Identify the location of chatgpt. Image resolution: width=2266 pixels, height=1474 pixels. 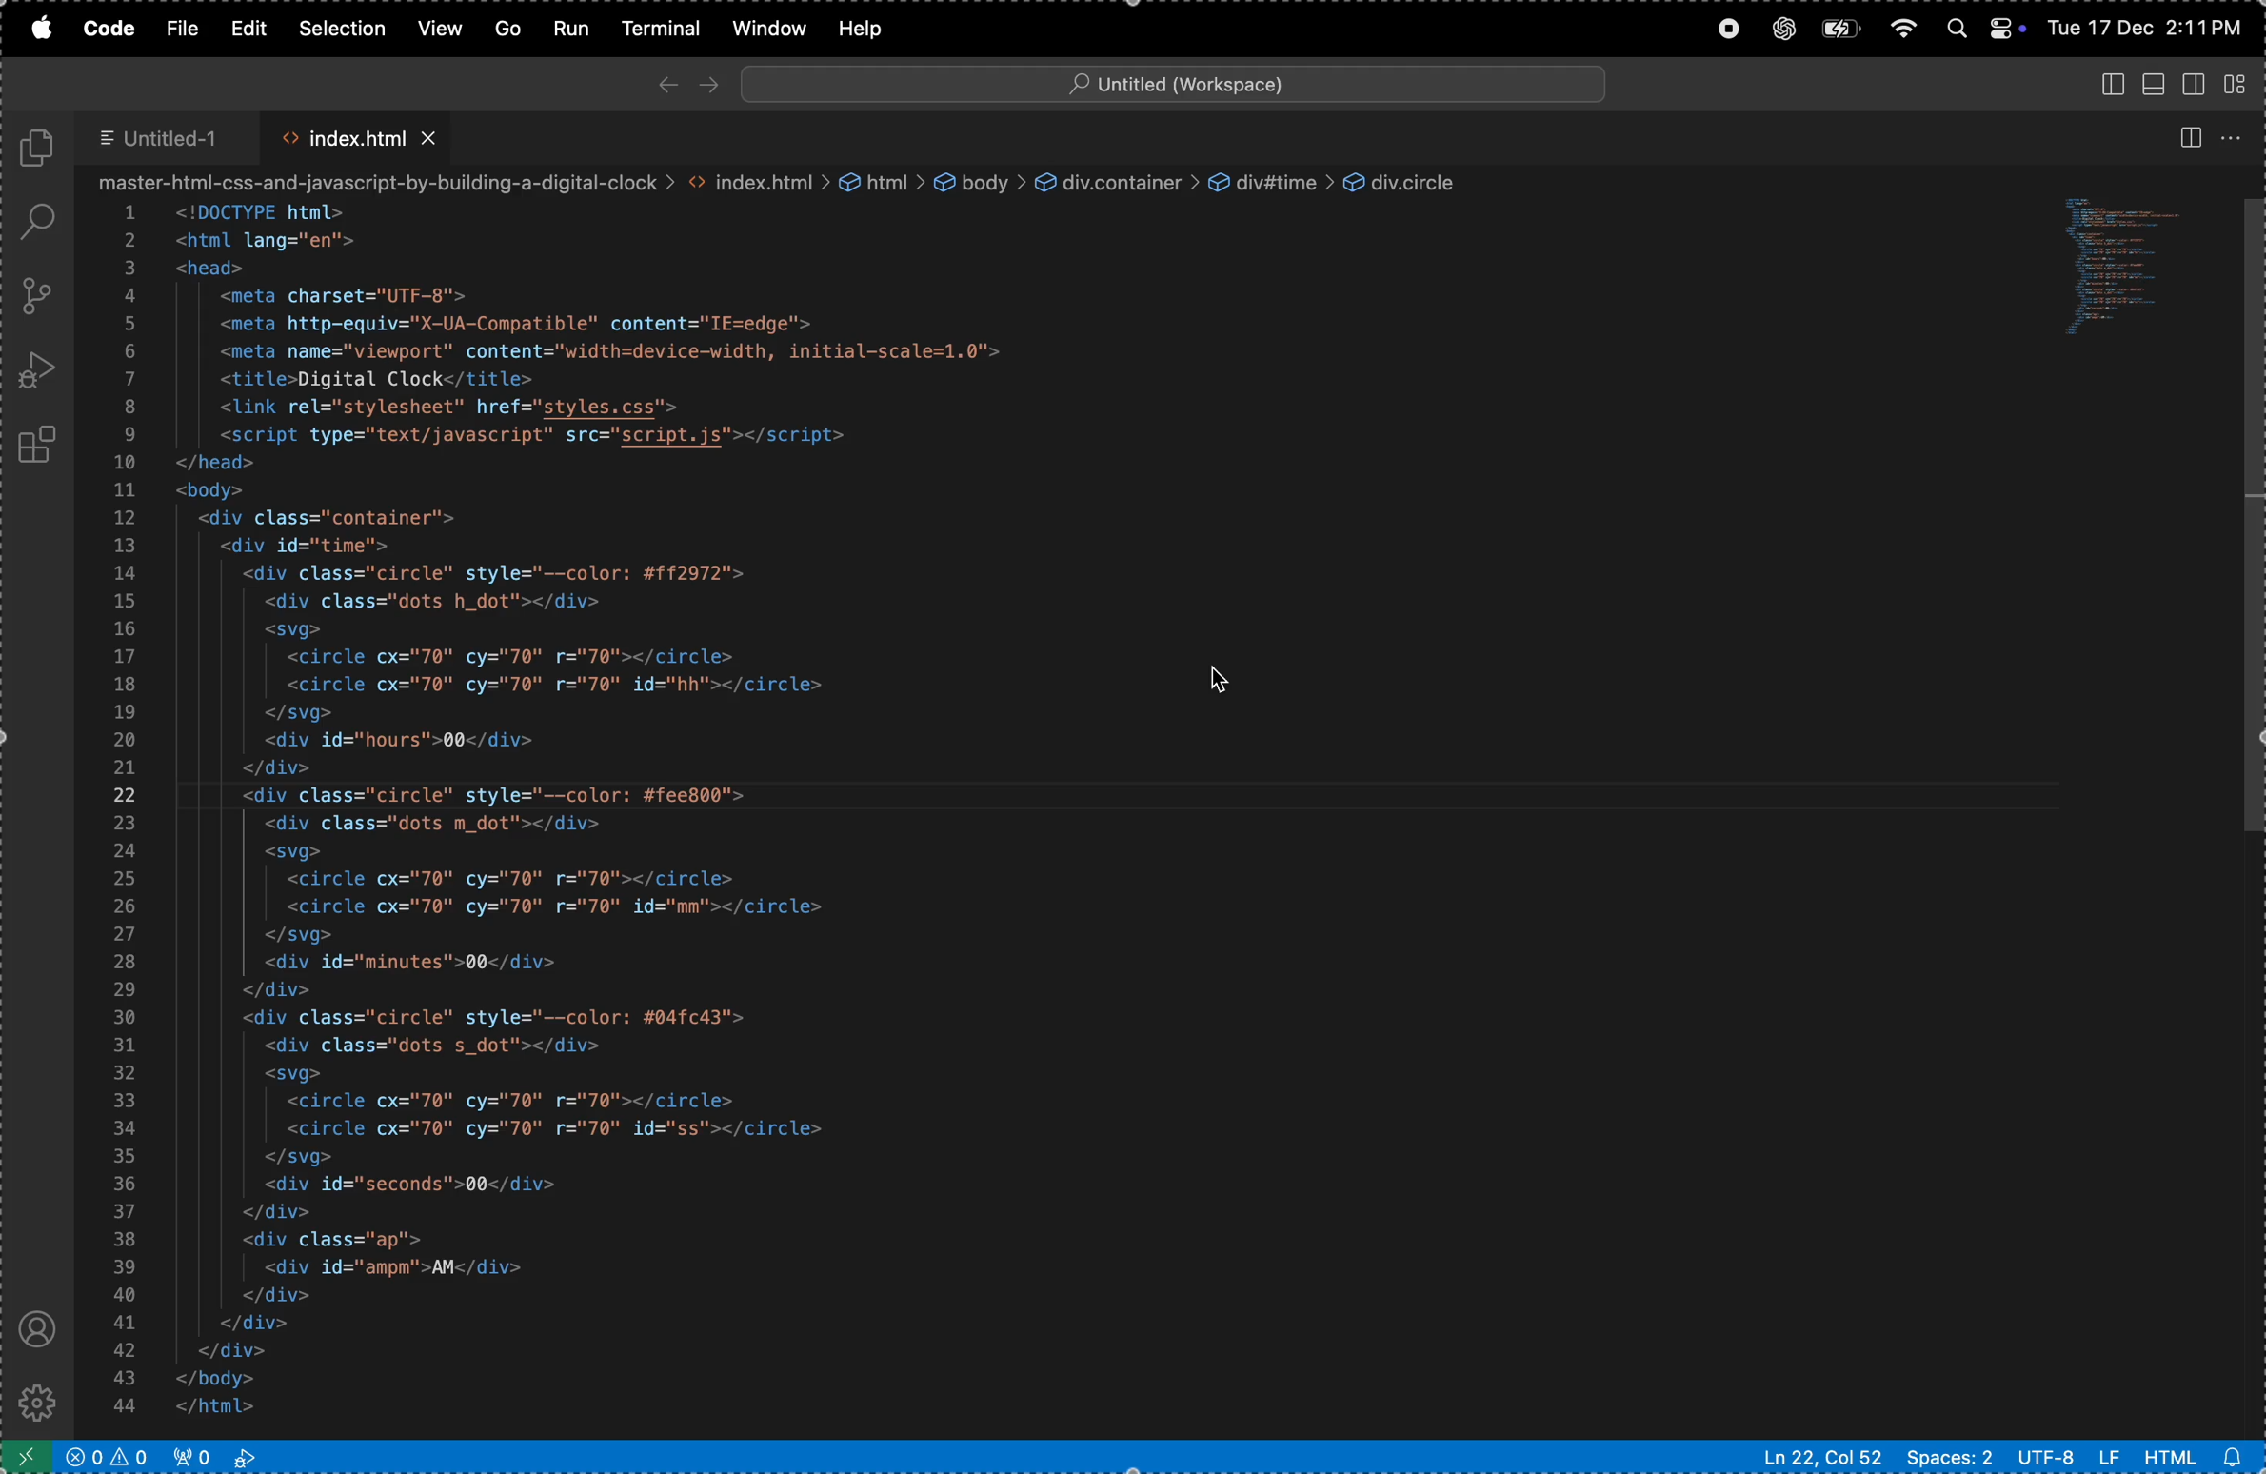
(1778, 29).